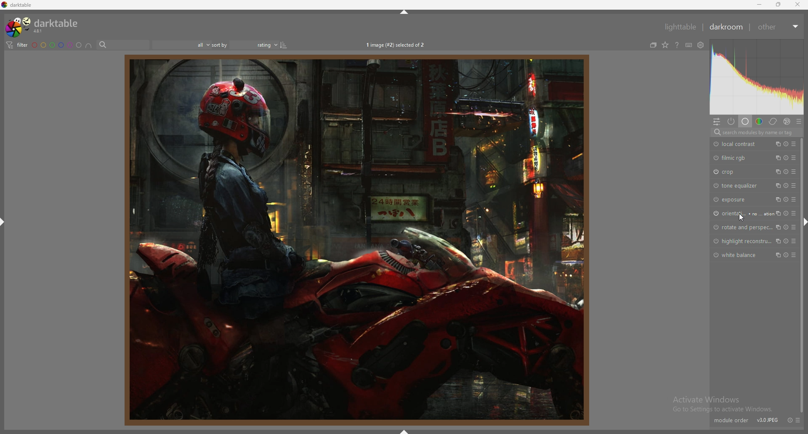 The image size is (808, 434). Describe the element at coordinates (16, 45) in the screenshot. I see `filter` at that location.